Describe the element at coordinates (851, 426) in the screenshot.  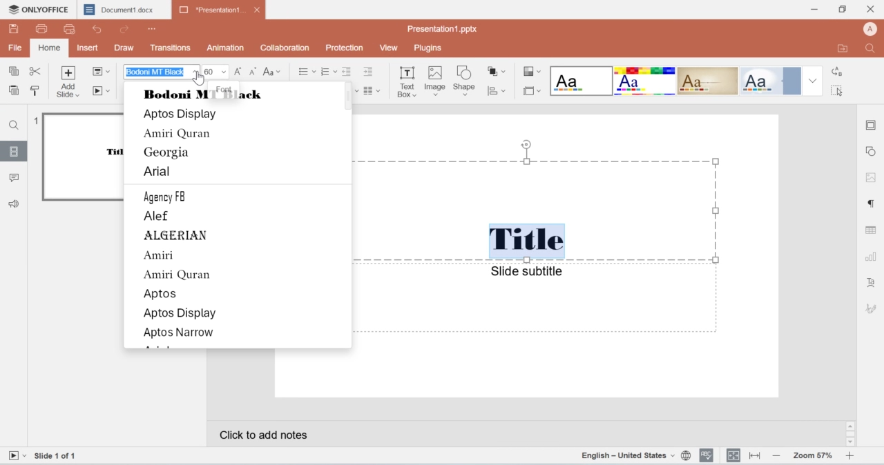
I see `scroll up` at that location.